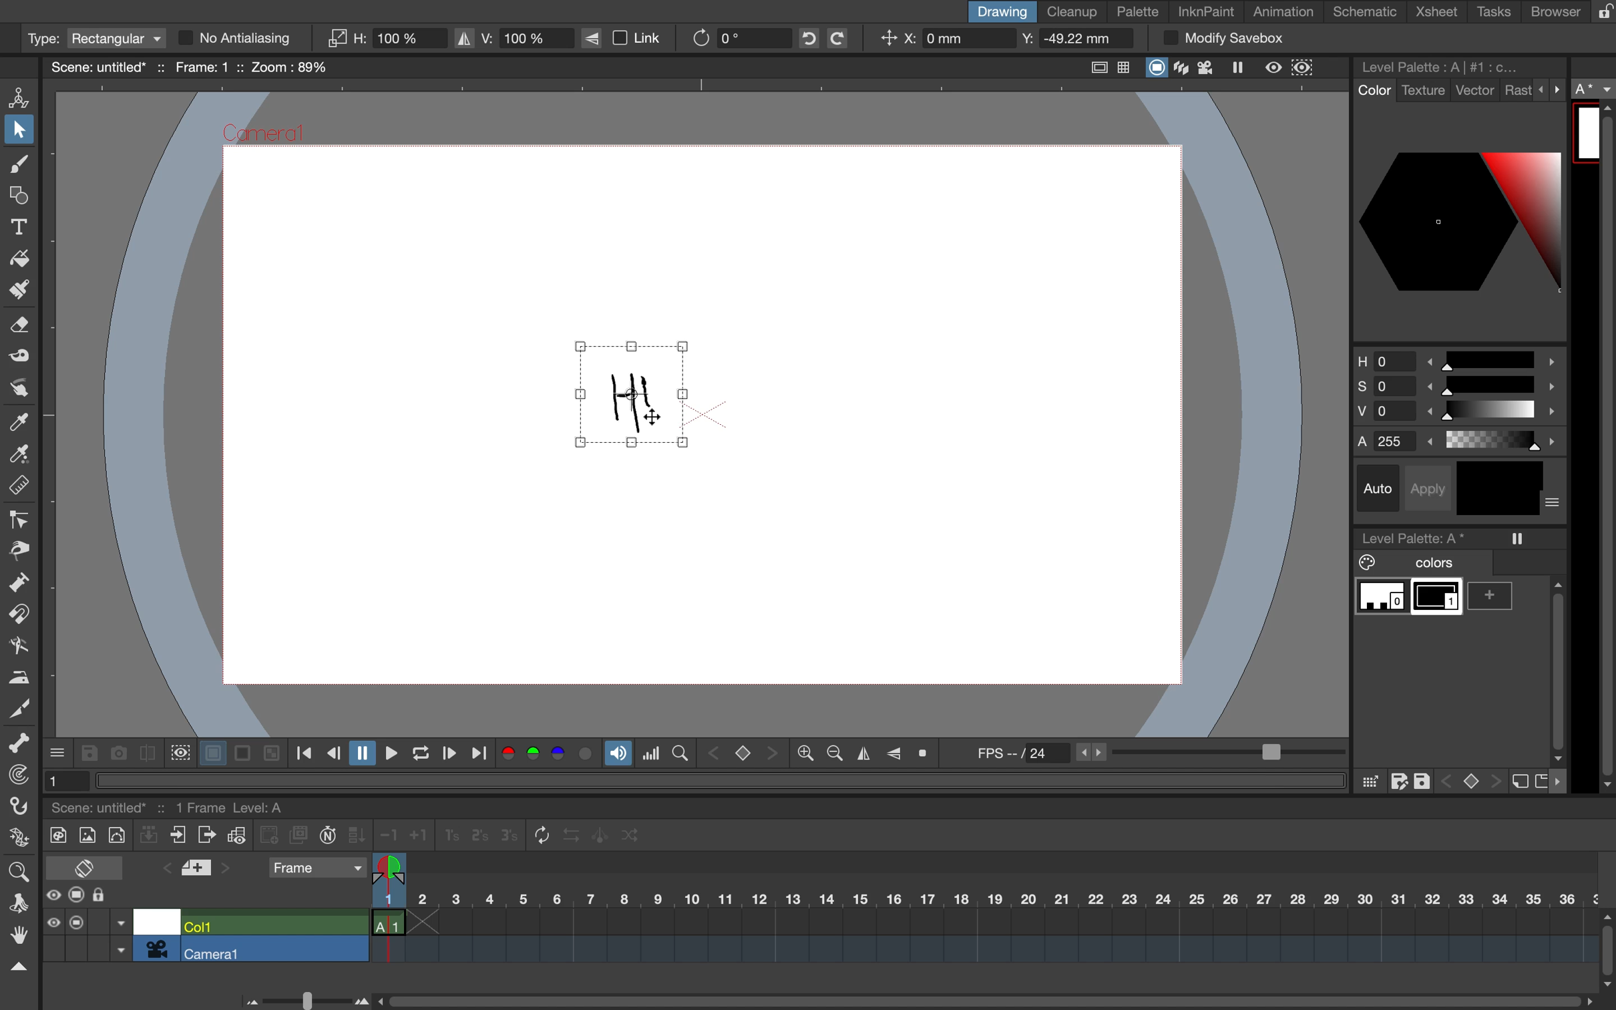 Image resolution: width=1616 pixels, height=1010 pixels. I want to click on play, so click(387, 753).